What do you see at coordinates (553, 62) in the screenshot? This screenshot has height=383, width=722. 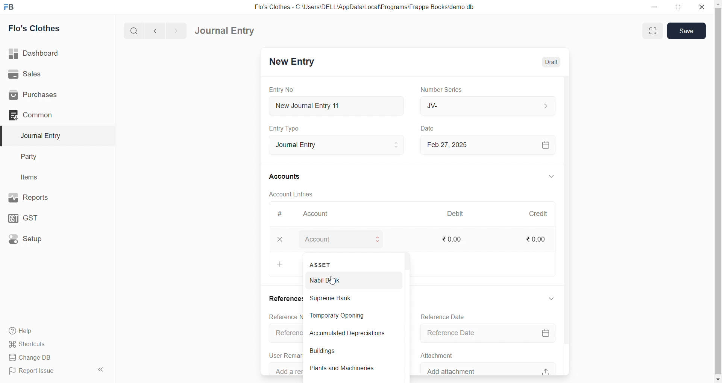 I see `Draft` at bounding box center [553, 62].